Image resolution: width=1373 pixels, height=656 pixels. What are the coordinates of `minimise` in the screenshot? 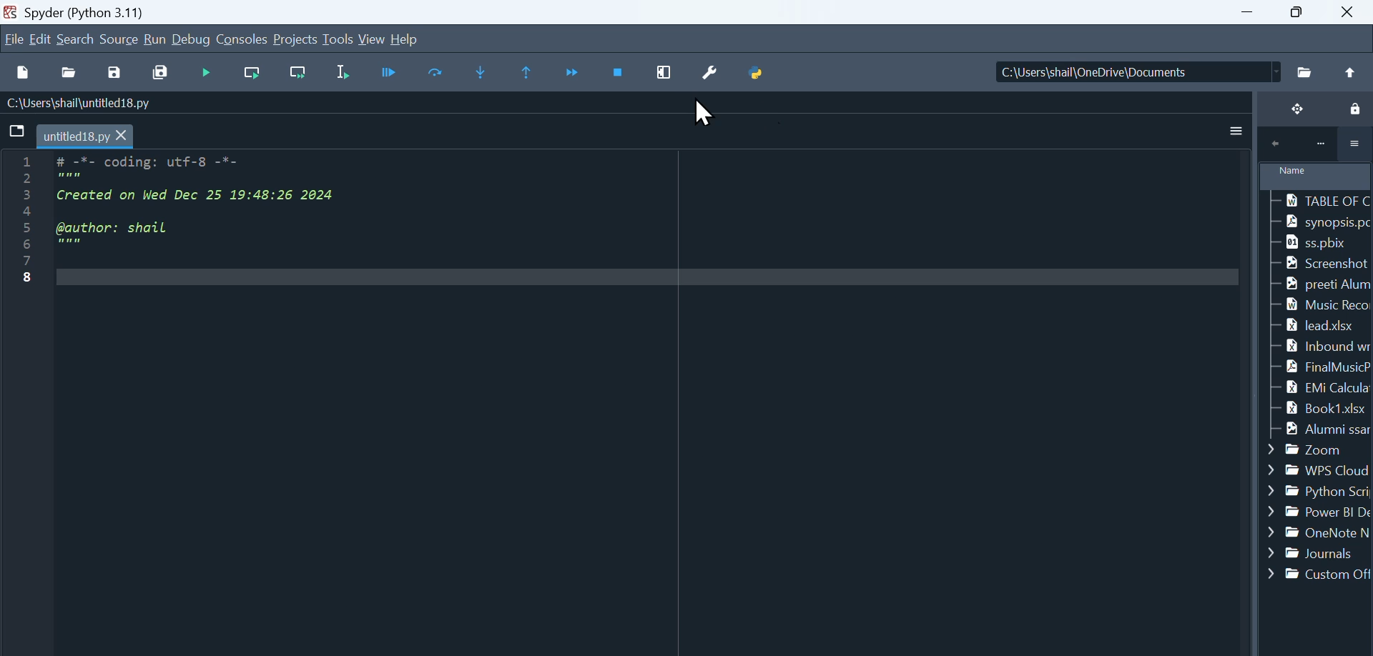 It's located at (1251, 13).